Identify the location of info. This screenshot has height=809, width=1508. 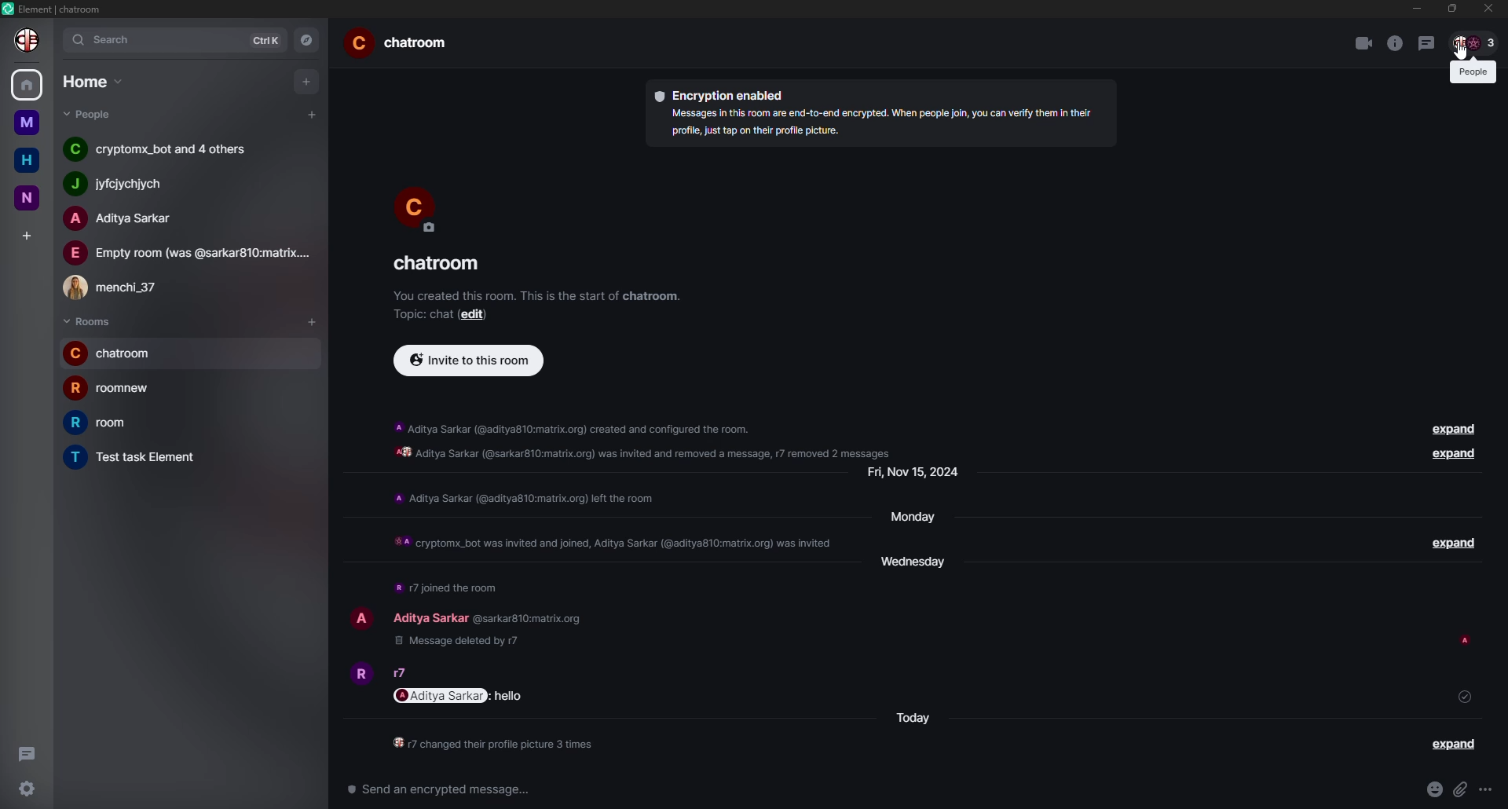
(650, 440).